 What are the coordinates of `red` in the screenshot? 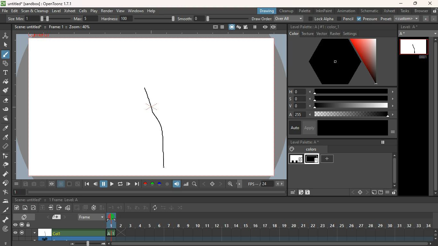 It's located at (145, 184).